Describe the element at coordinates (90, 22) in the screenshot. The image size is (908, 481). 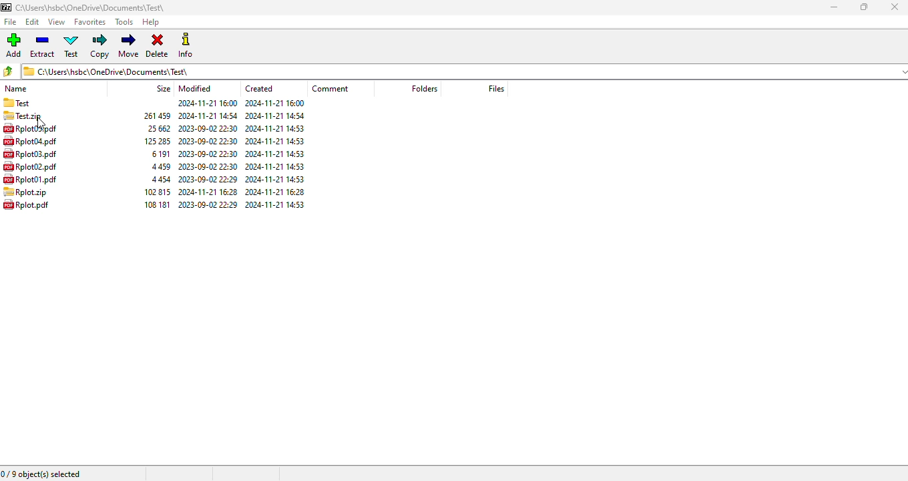
I see `favorites` at that location.